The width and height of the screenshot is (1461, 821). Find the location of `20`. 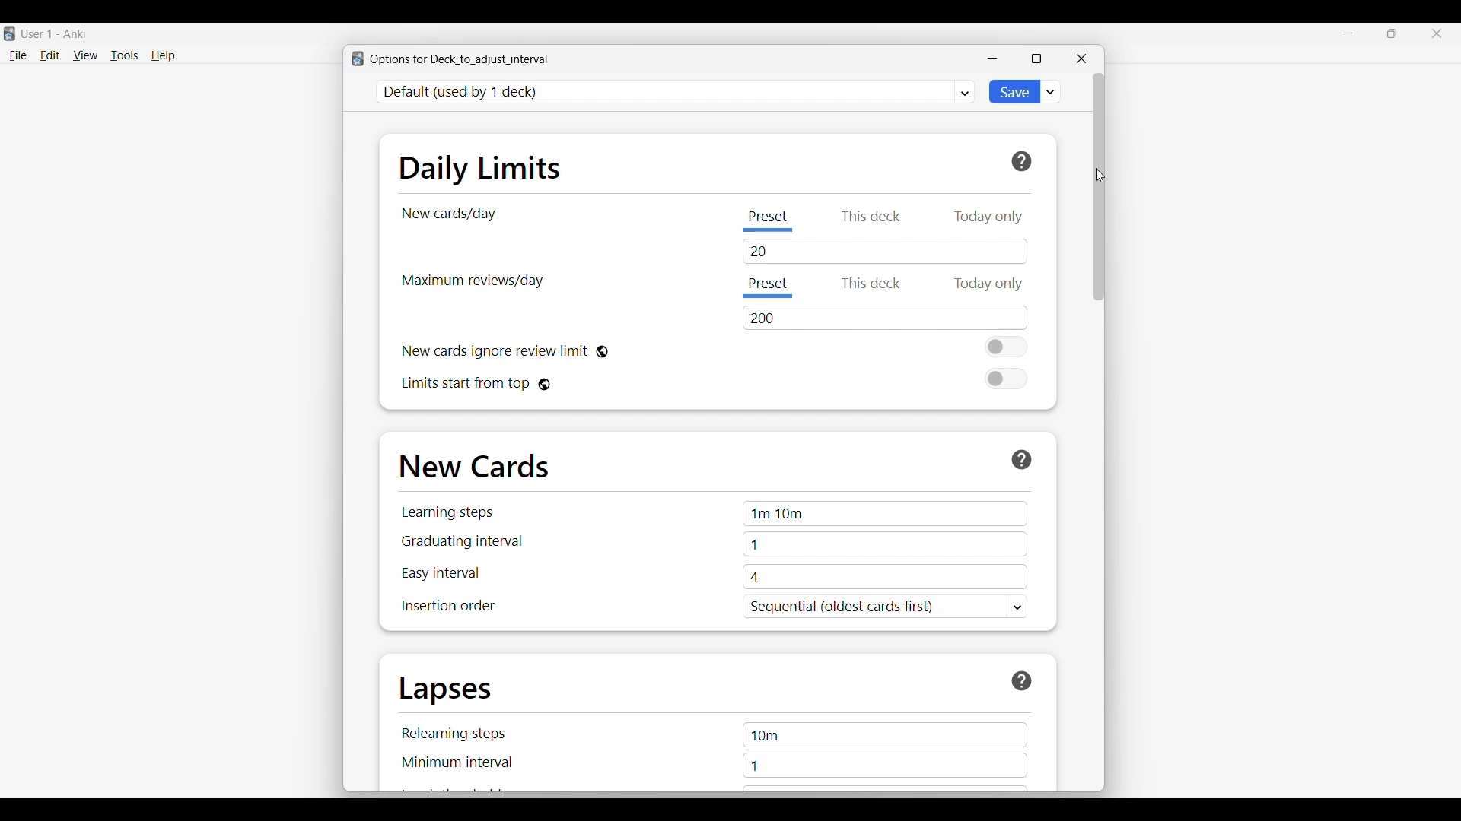

20 is located at coordinates (885, 254).